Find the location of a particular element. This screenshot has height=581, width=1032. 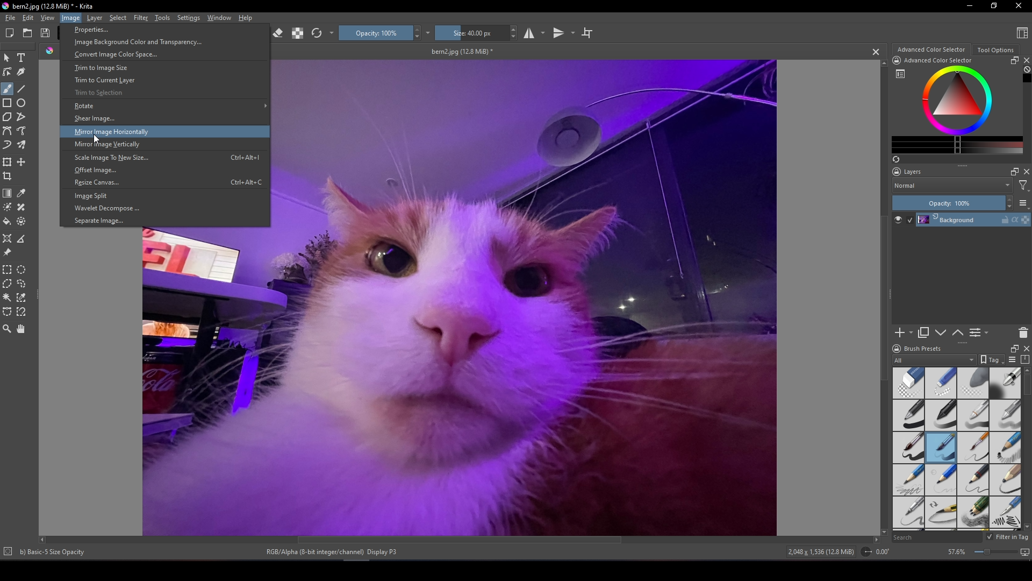

Opacity is located at coordinates (952, 202).